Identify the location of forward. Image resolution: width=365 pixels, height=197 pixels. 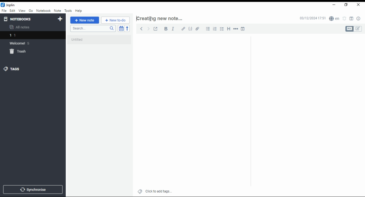
(148, 28).